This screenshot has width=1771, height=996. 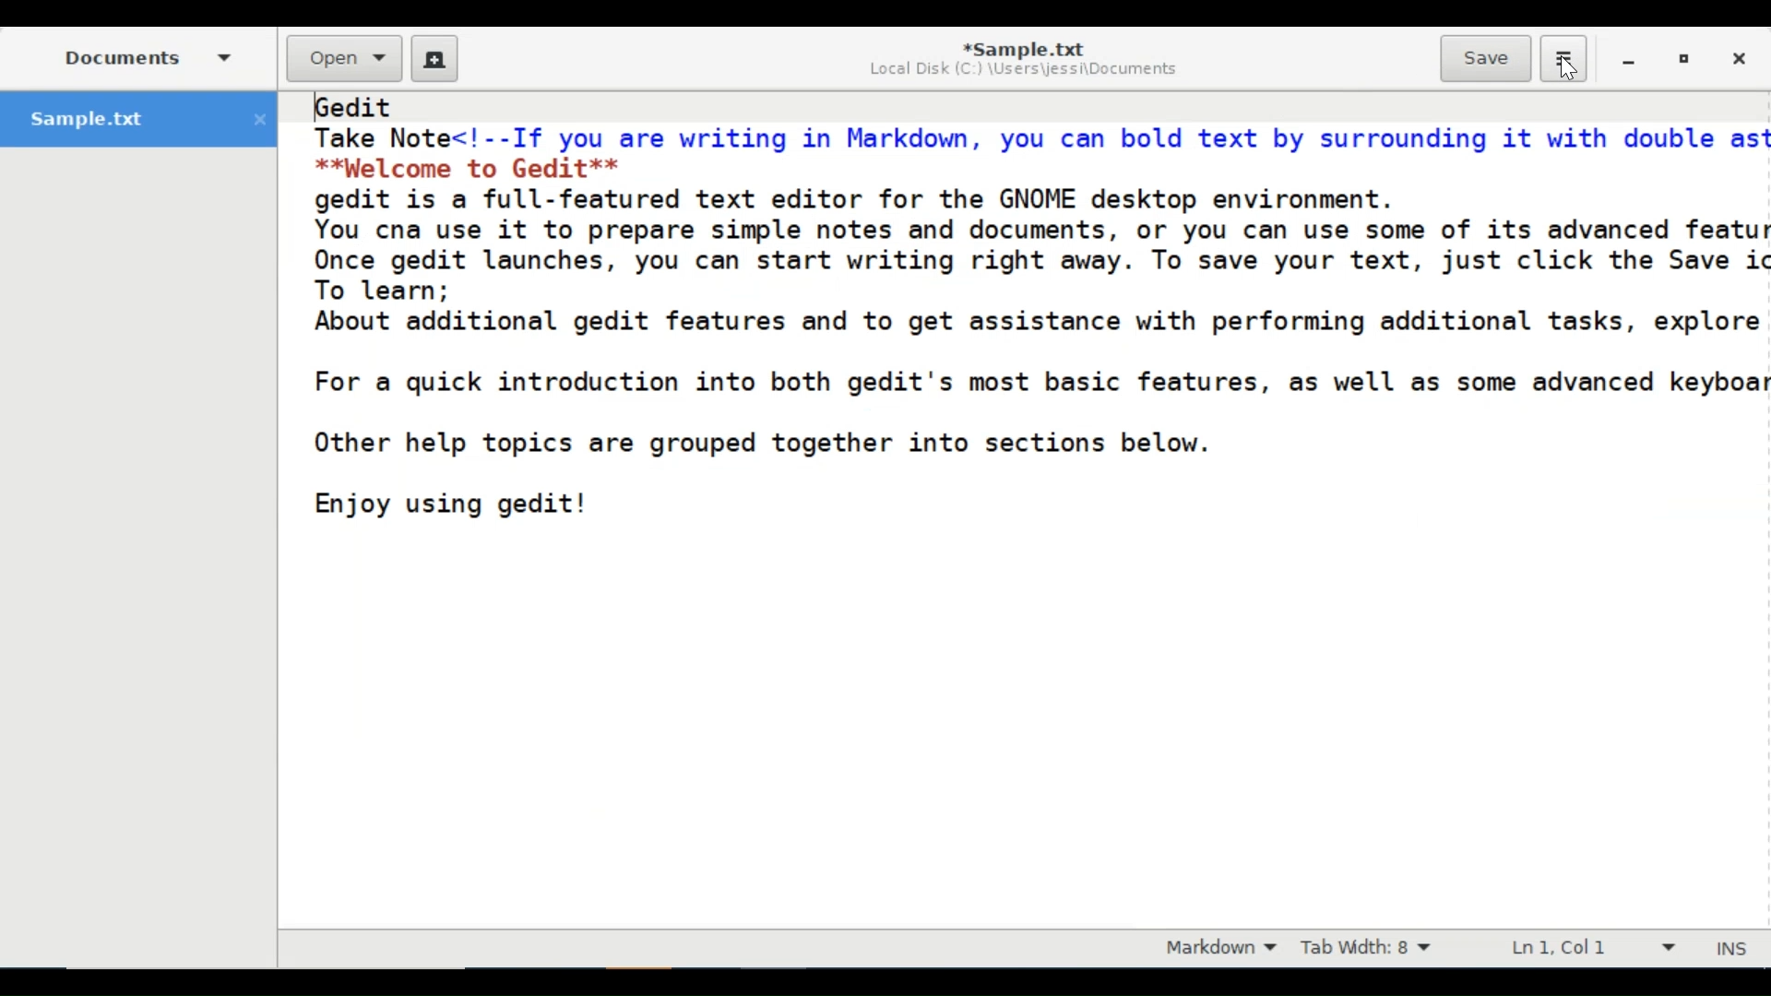 I want to click on Save, so click(x=1485, y=58).